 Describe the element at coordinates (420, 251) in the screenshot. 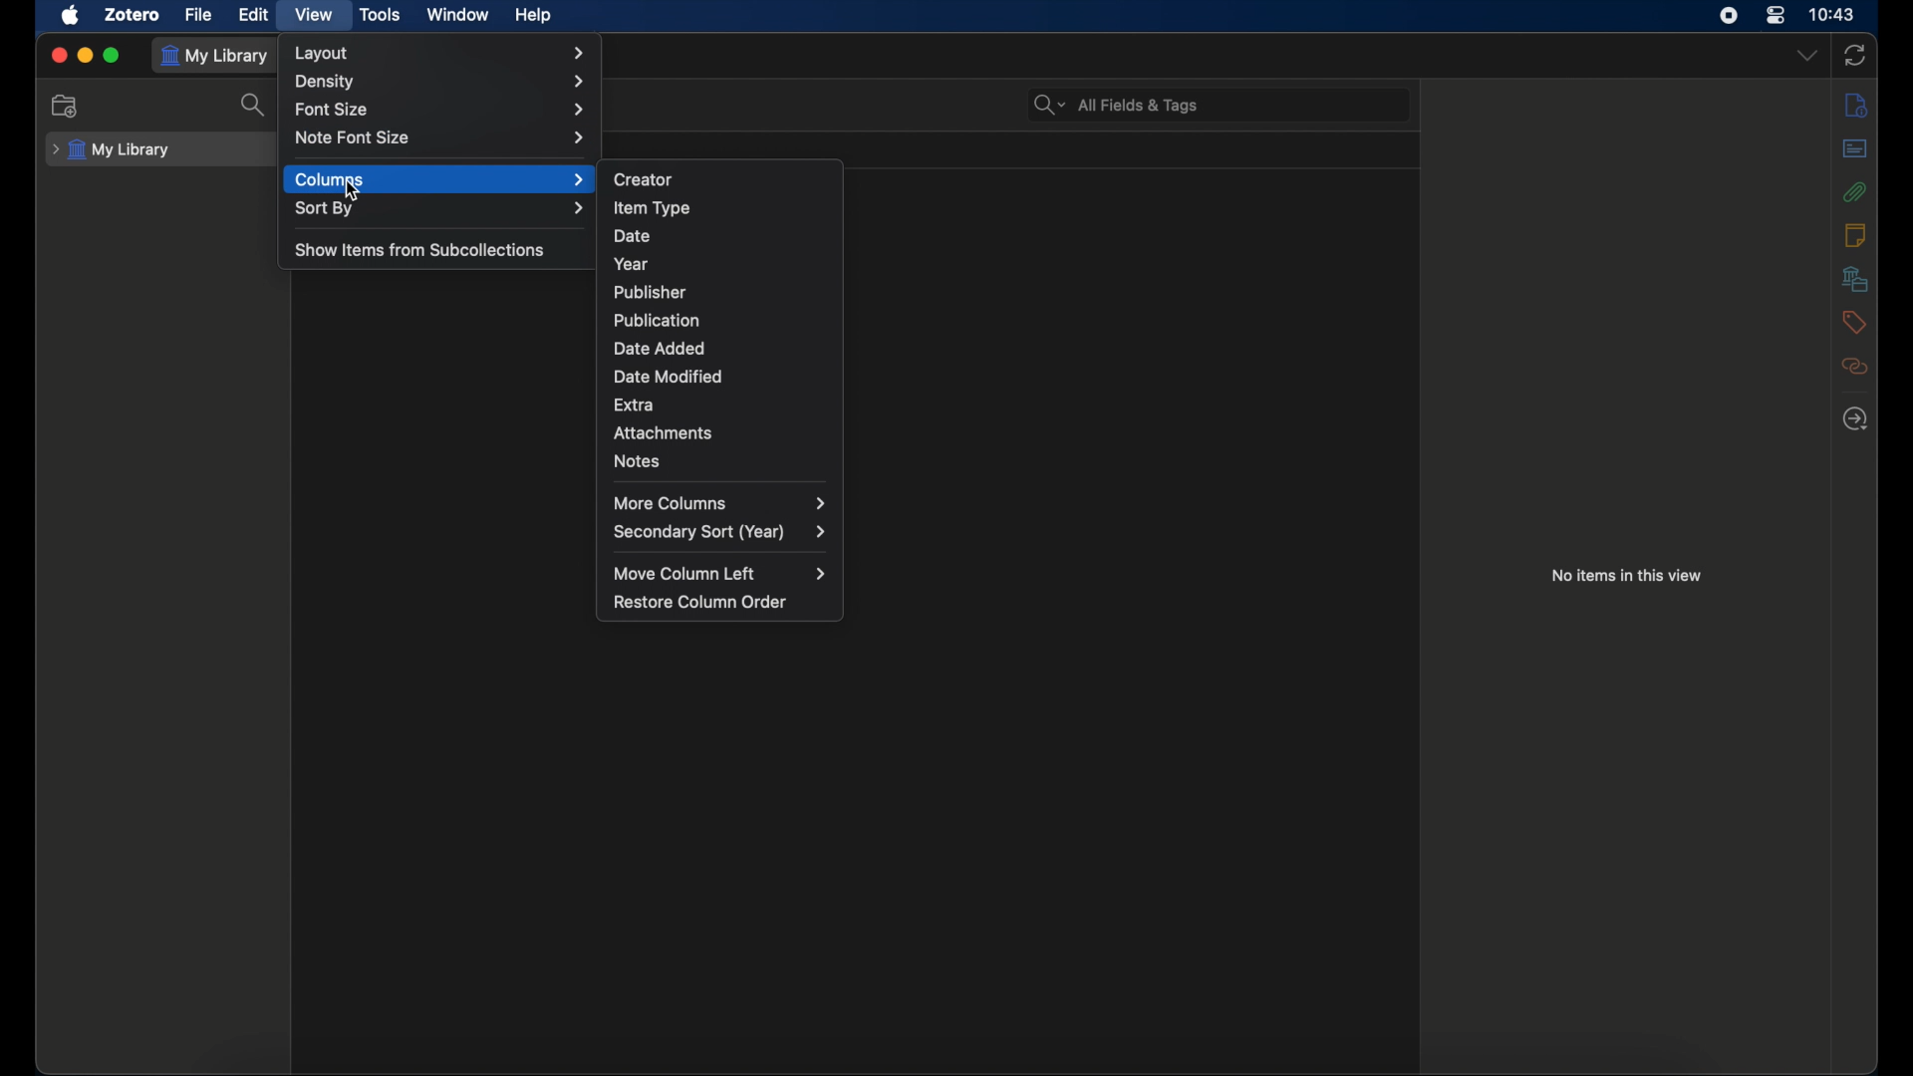

I see `show items from subcollections` at that location.